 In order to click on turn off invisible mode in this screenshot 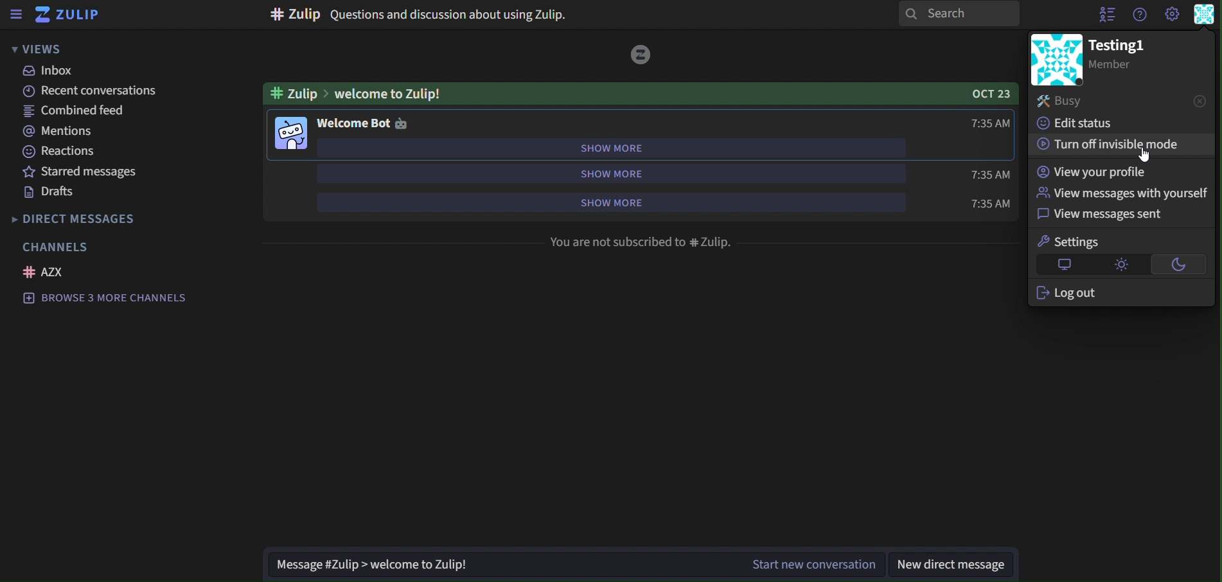, I will do `click(1116, 145)`.